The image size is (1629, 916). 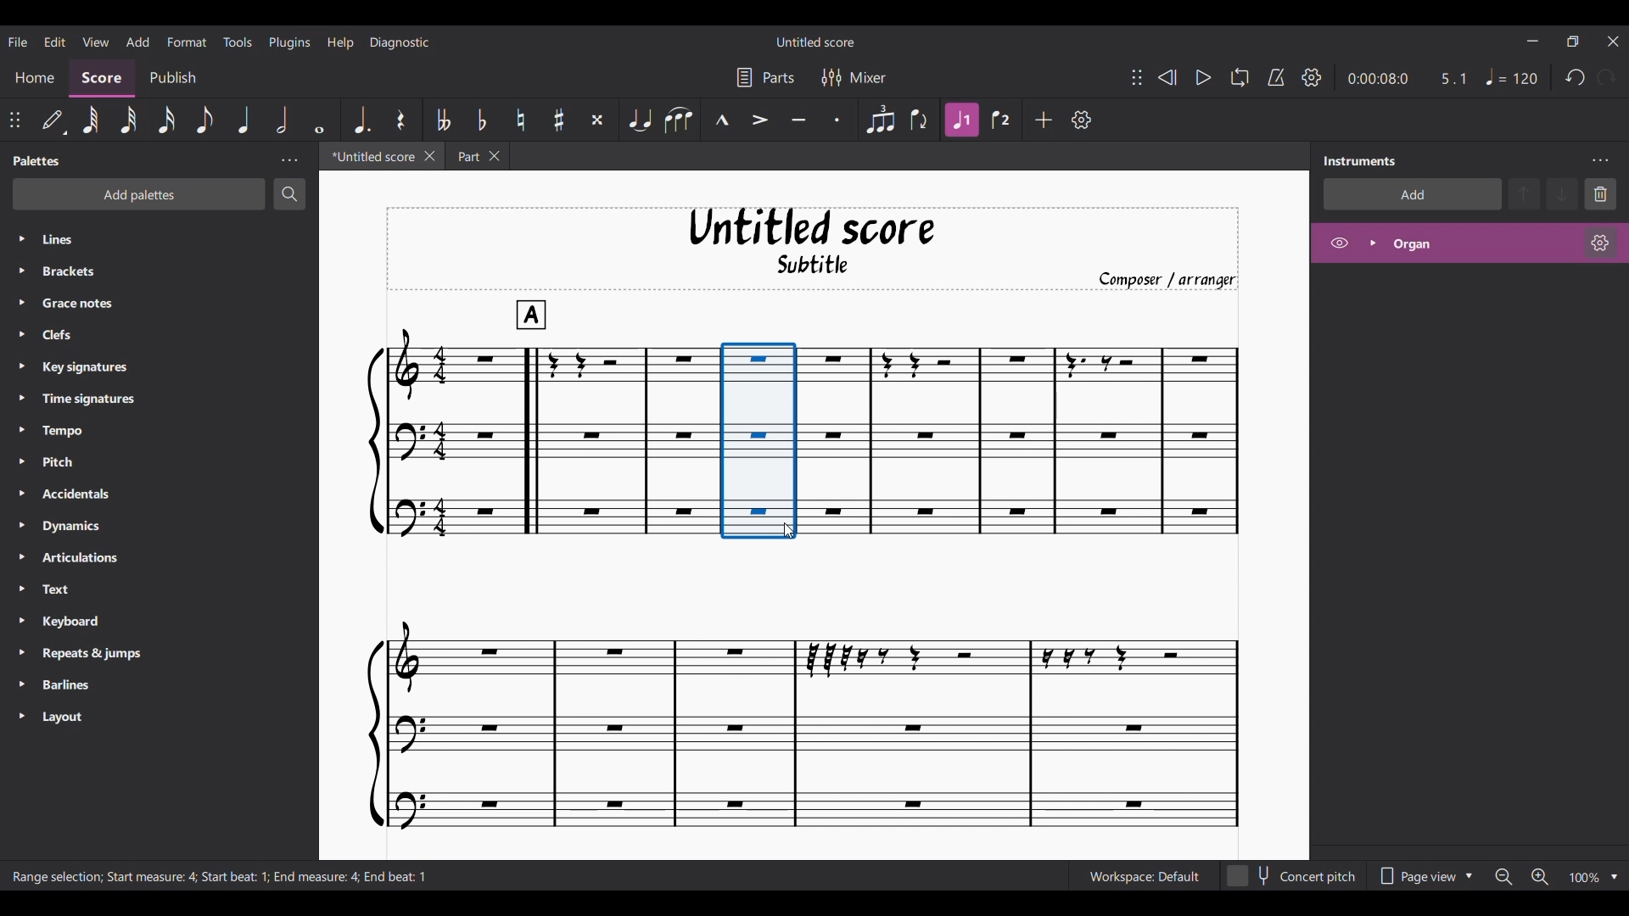 What do you see at coordinates (1511, 76) in the screenshot?
I see `Quarter note` at bounding box center [1511, 76].